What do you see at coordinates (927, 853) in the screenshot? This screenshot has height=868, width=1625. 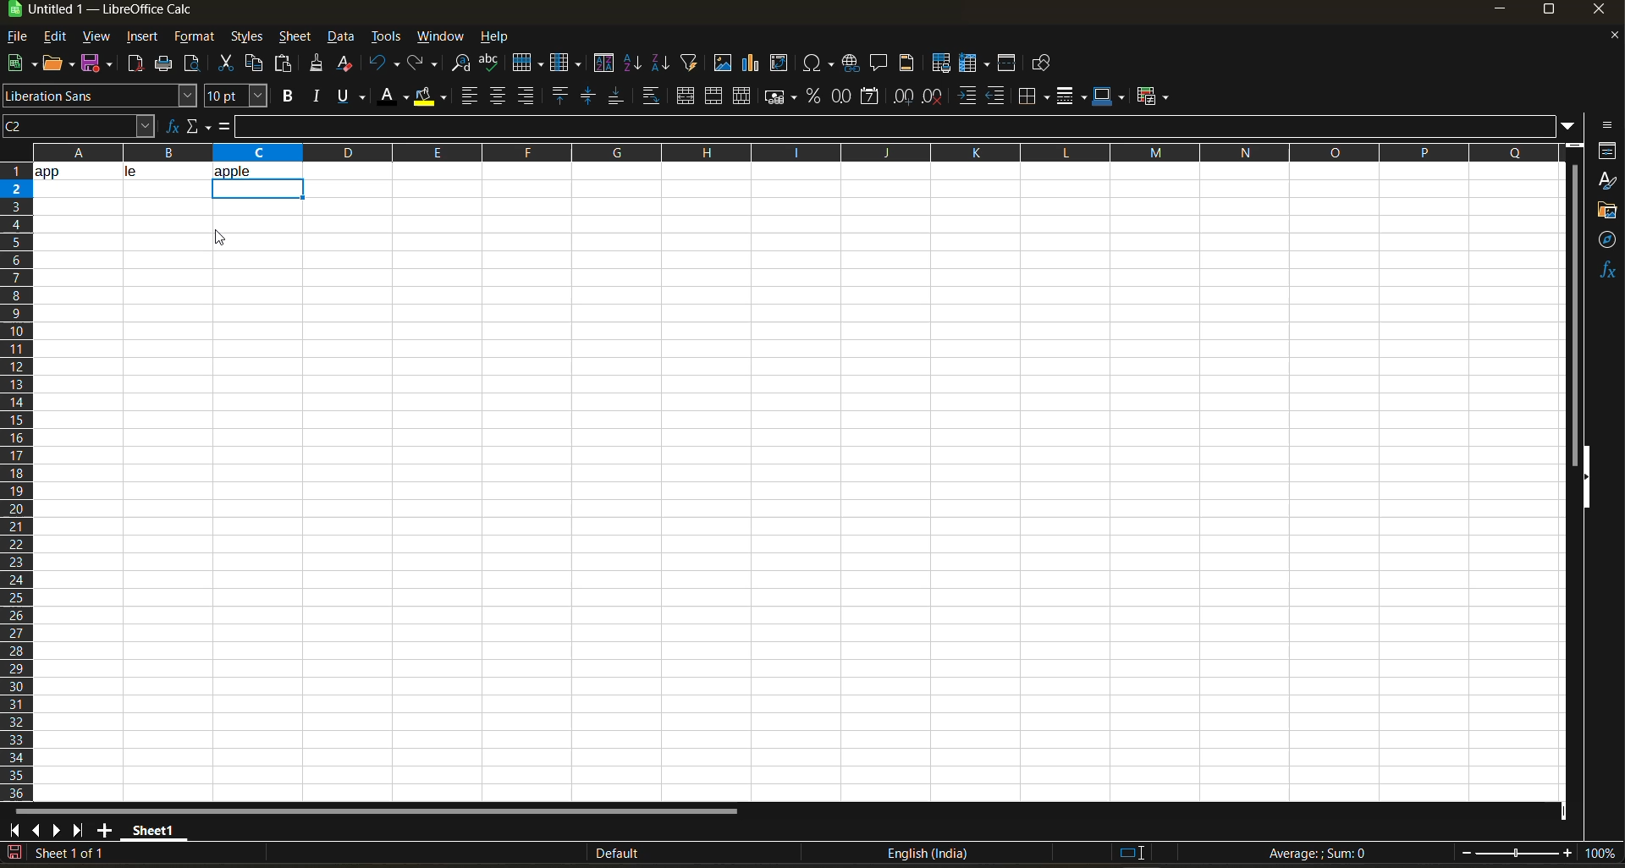 I see `text language` at bounding box center [927, 853].